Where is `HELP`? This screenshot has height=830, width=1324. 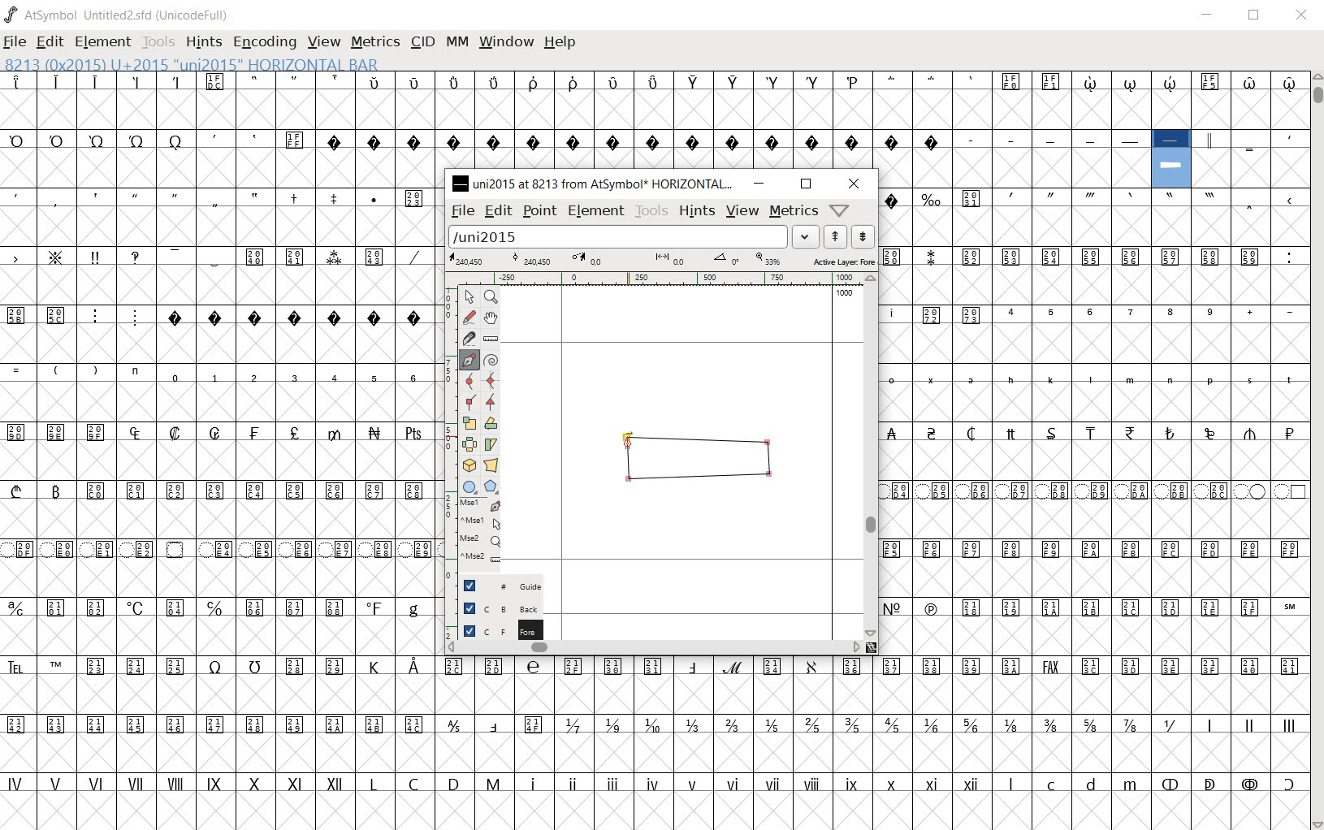
HELP is located at coordinates (562, 41).